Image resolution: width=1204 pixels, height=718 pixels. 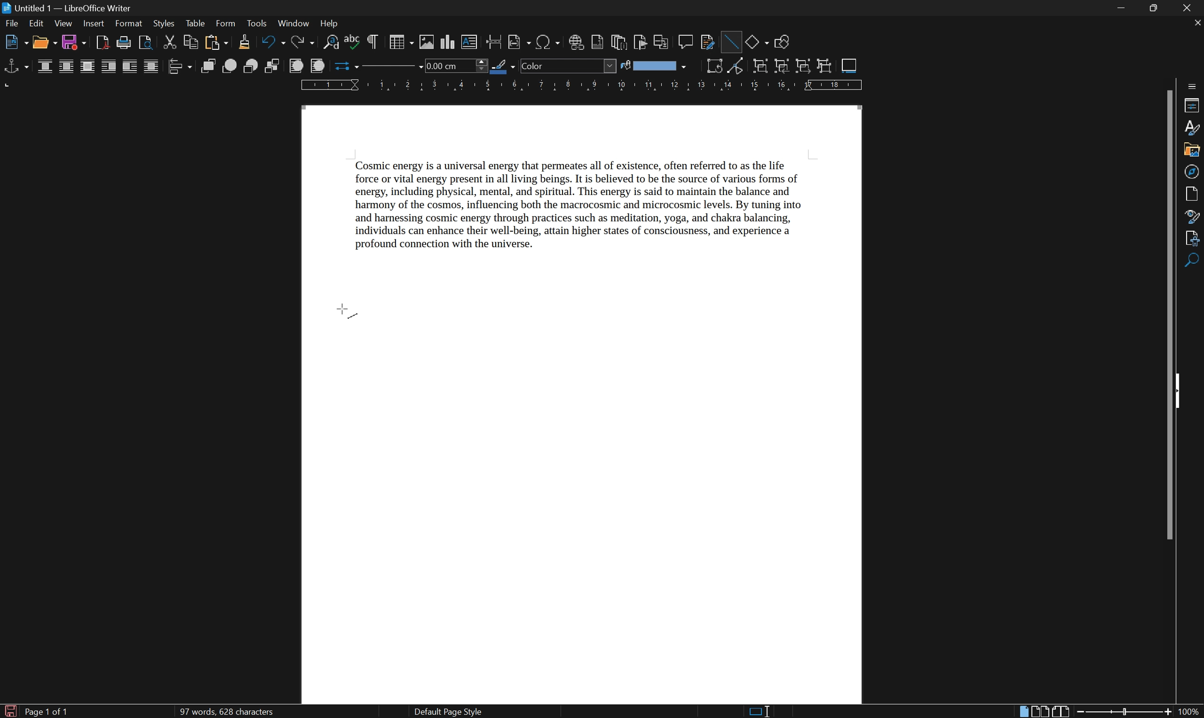 What do you see at coordinates (1082, 712) in the screenshot?
I see `zoom out` at bounding box center [1082, 712].